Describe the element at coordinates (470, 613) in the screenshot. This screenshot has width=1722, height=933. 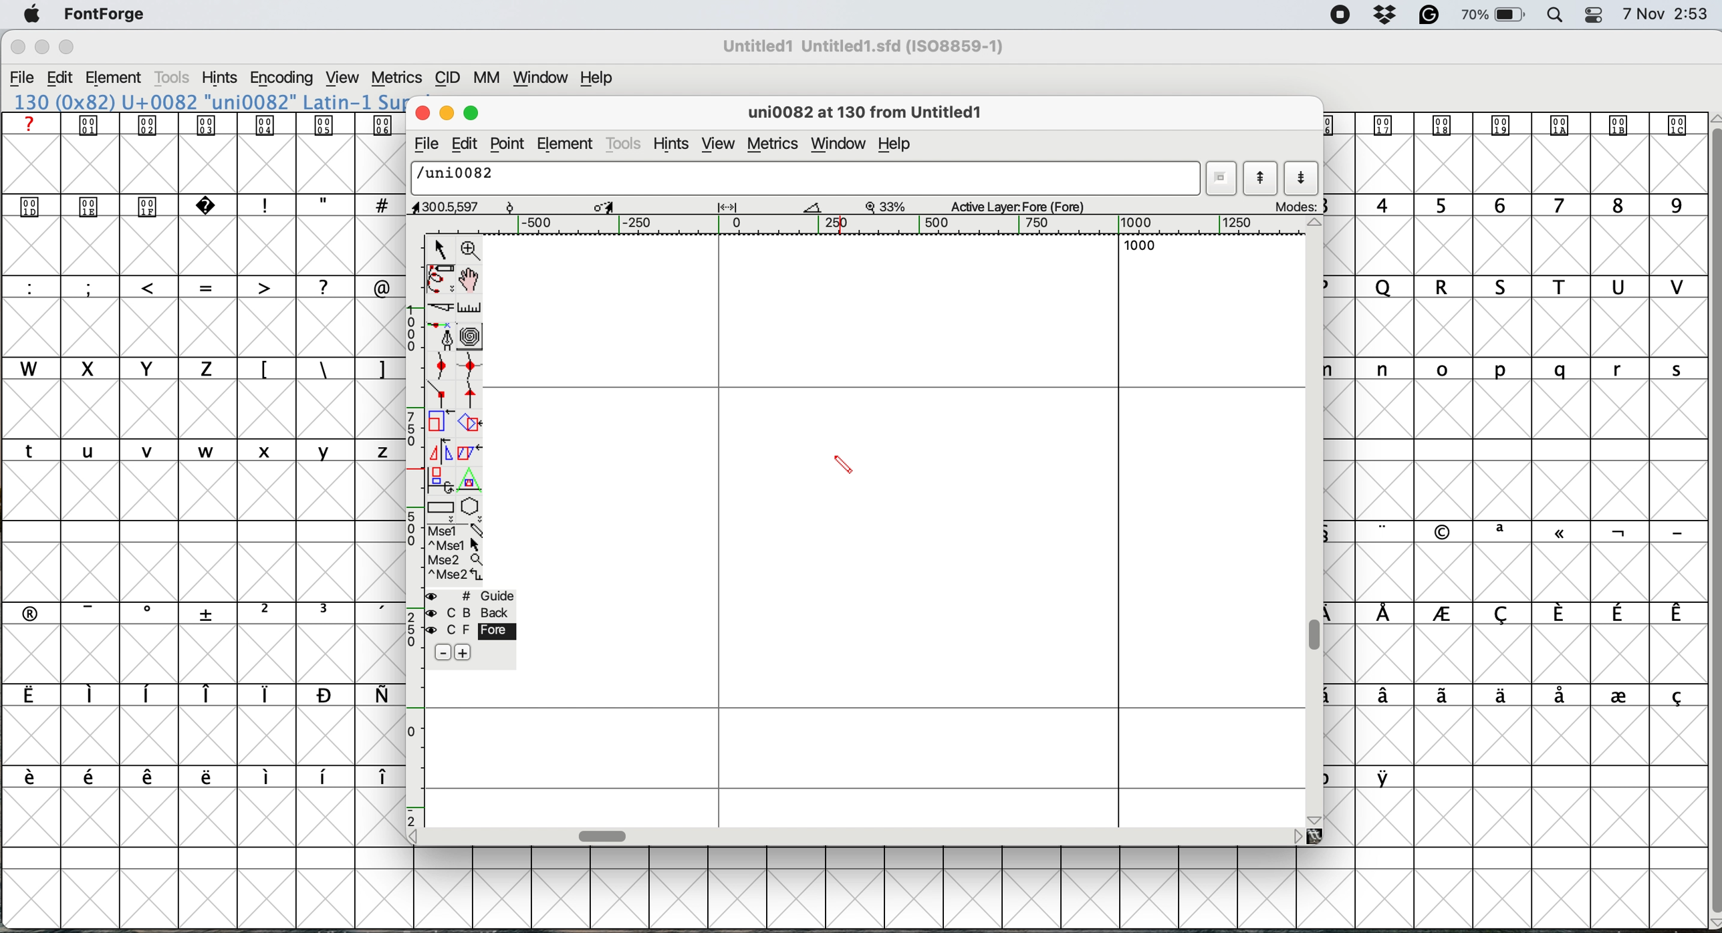
I see `back` at that location.